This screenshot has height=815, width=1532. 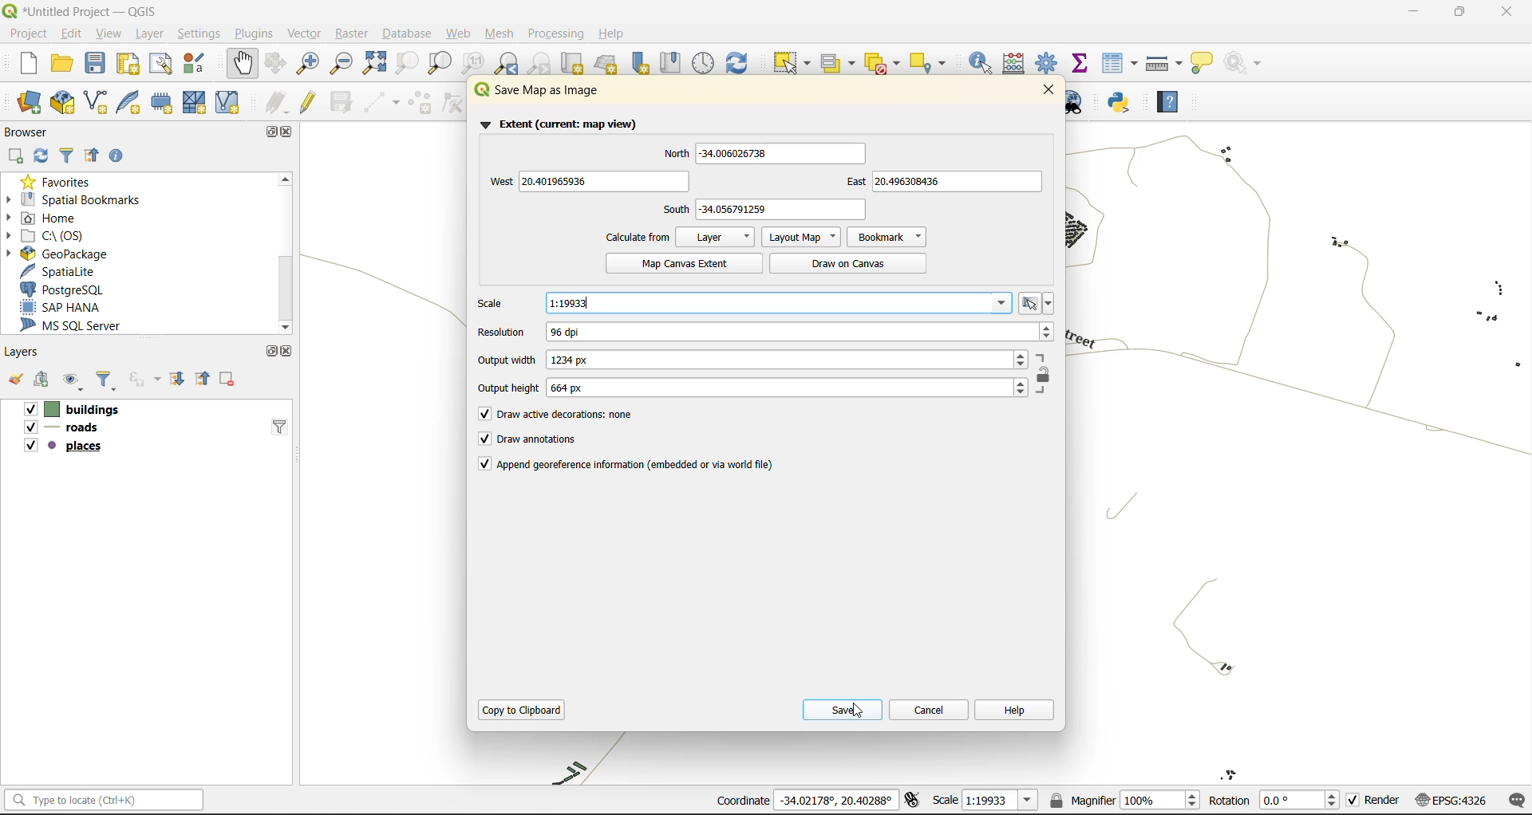 What do you see at coordinates (339, 102) in the screenshot?
I see `save edits` at bounding box center [339, 102].